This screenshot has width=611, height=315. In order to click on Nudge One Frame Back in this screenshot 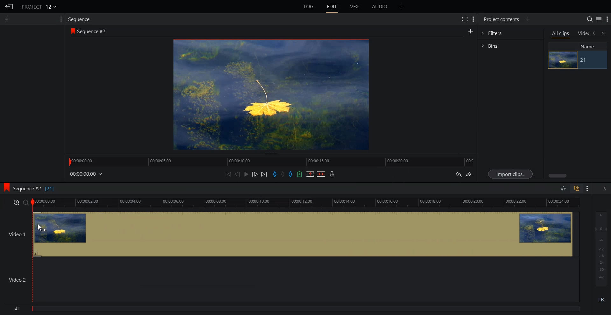, I will do `click(238, 174)`.